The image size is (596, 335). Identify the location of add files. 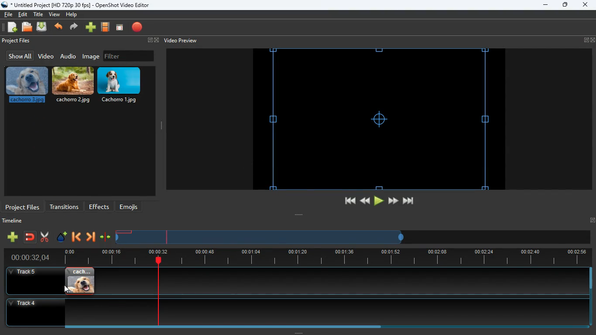
(13, 28).